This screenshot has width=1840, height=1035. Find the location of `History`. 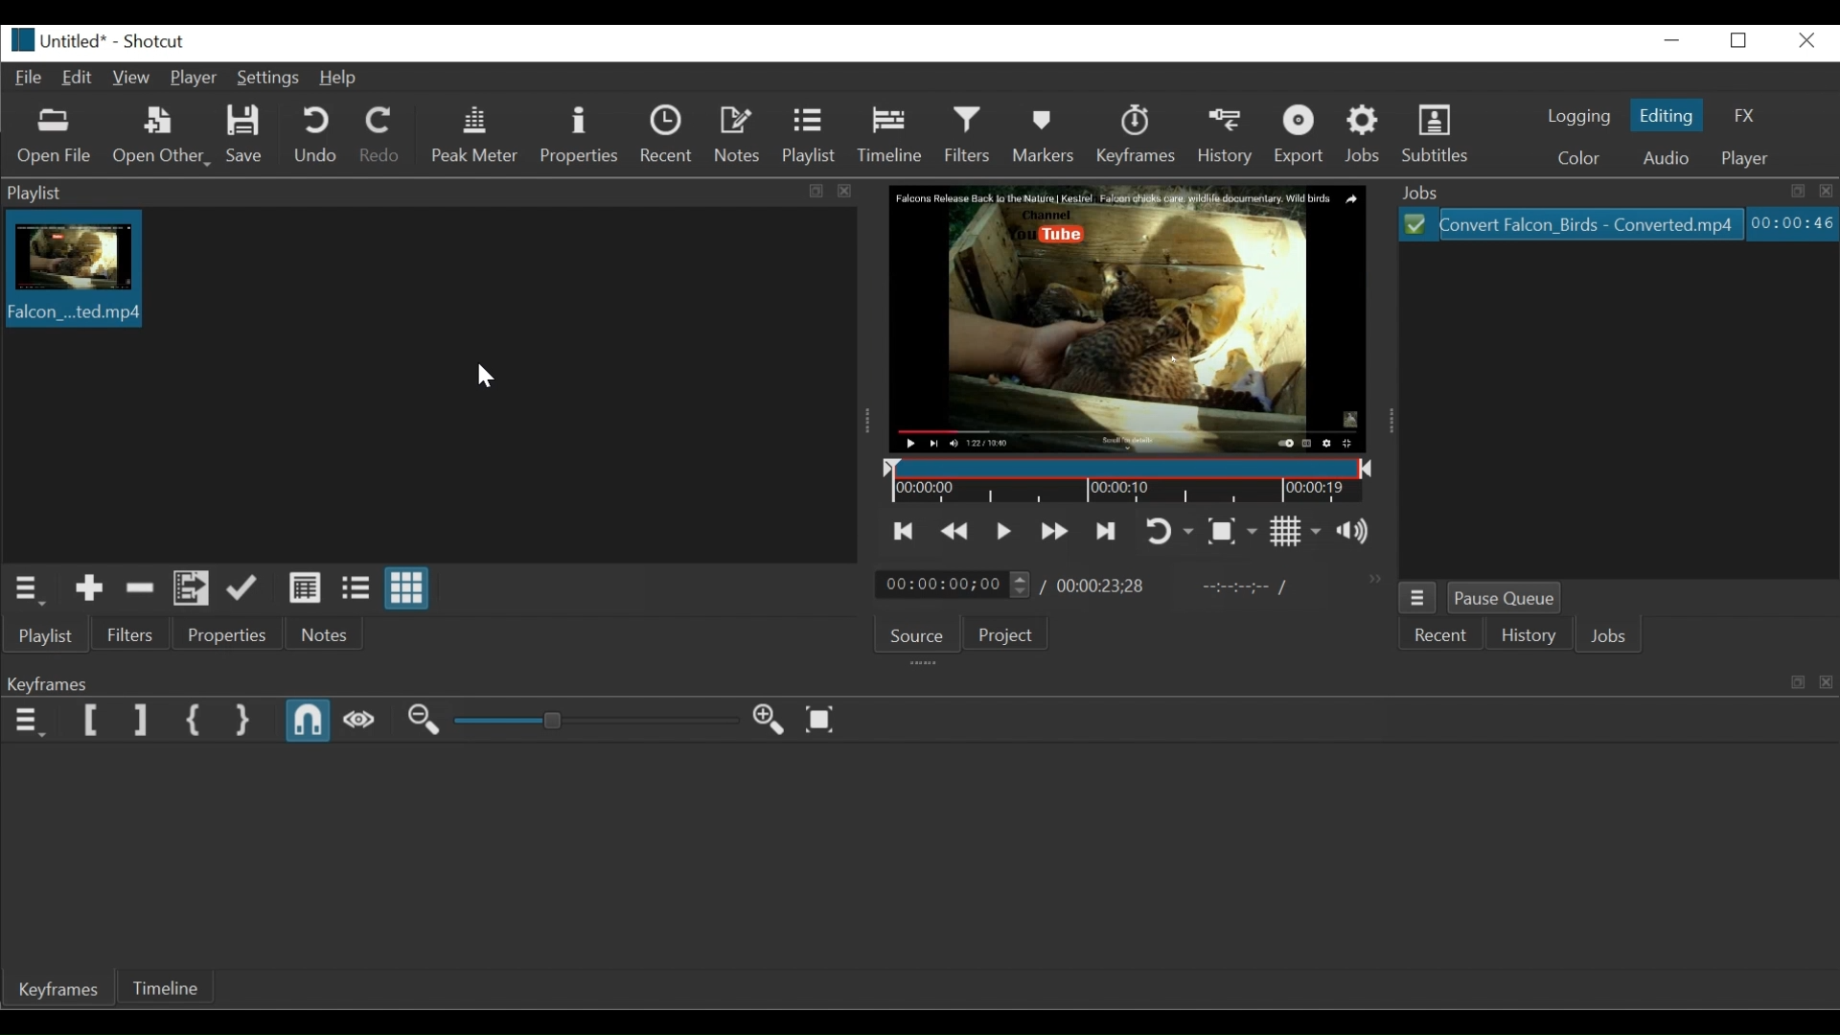

History is located at coordinates (1227, 137).